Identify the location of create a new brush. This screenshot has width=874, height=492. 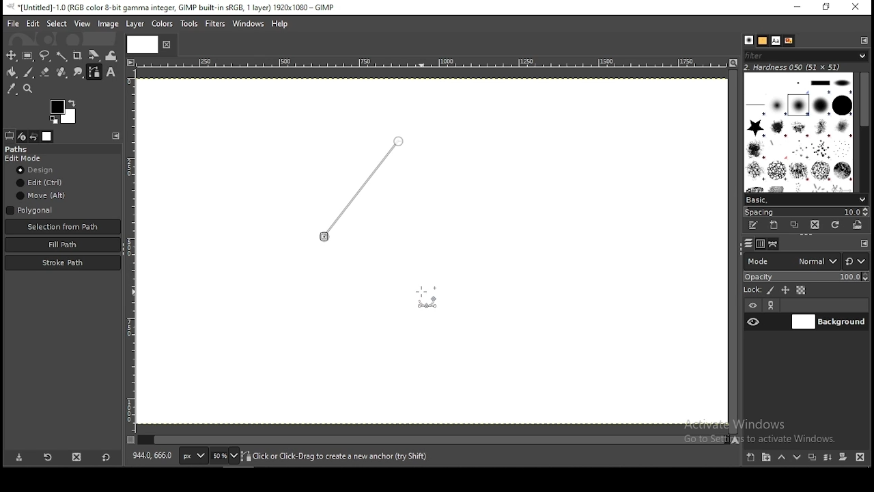
(775, 225).